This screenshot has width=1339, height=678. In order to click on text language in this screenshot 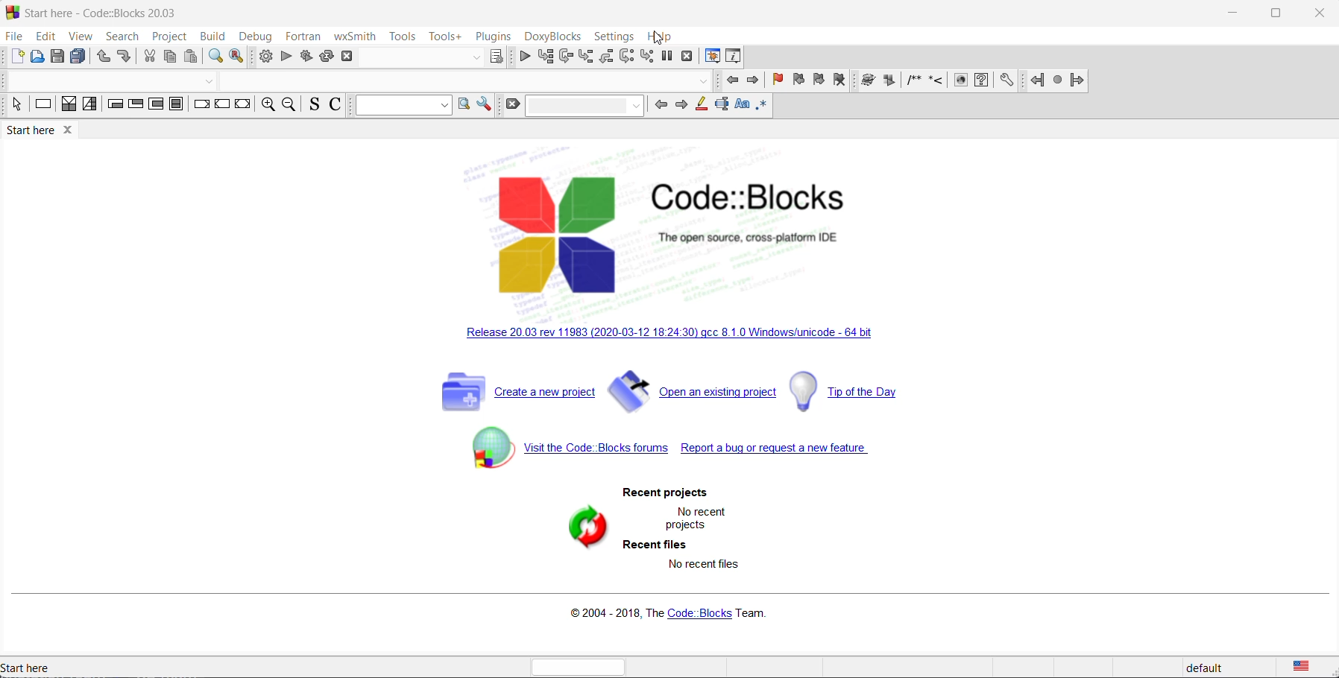, I will do `click(1309, 665)`.